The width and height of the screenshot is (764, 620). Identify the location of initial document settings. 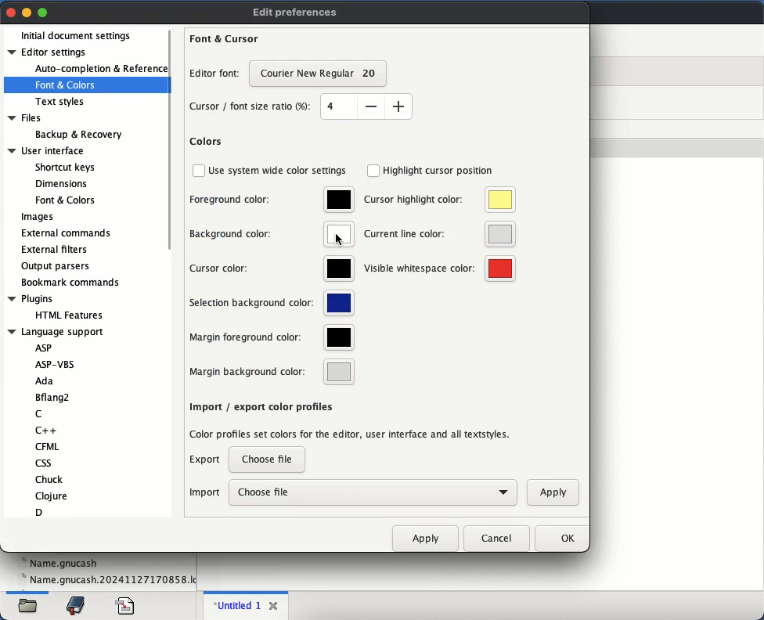
(79, 34).